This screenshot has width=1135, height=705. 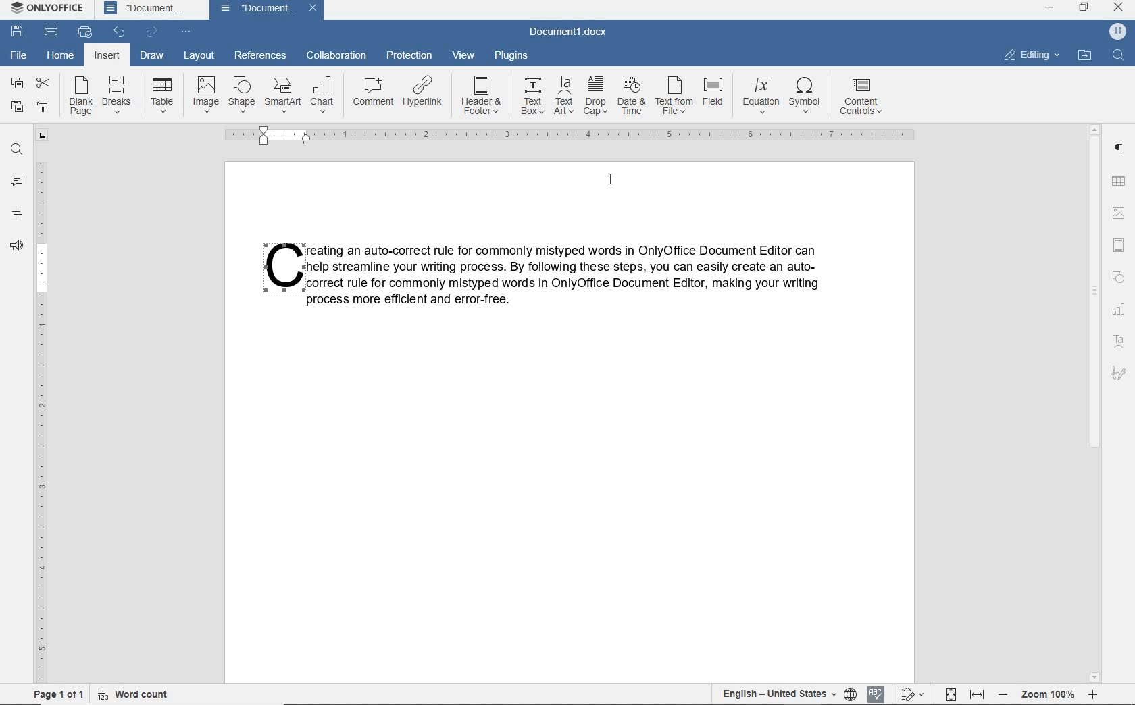 What do you see at coordinates (1120, 181) in the screenshot?
I see `table` at bounding box center [1120, 181].